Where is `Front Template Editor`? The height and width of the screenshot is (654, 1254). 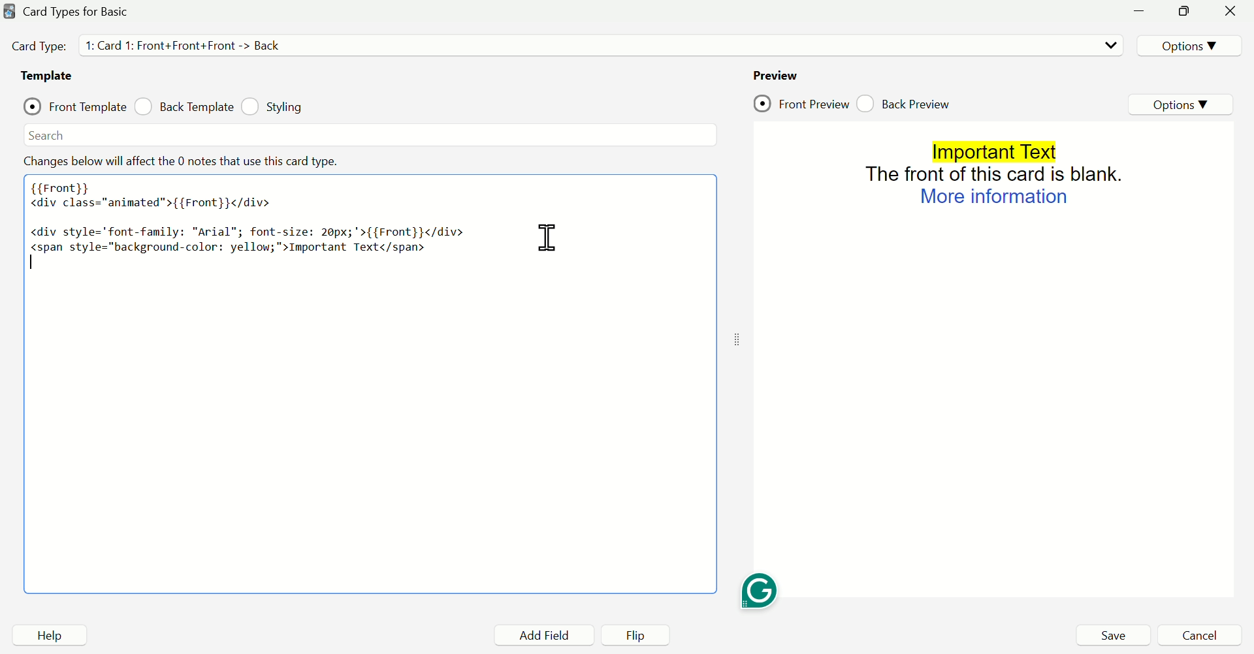 Front Template Editor is located at coordinates (361, 384).